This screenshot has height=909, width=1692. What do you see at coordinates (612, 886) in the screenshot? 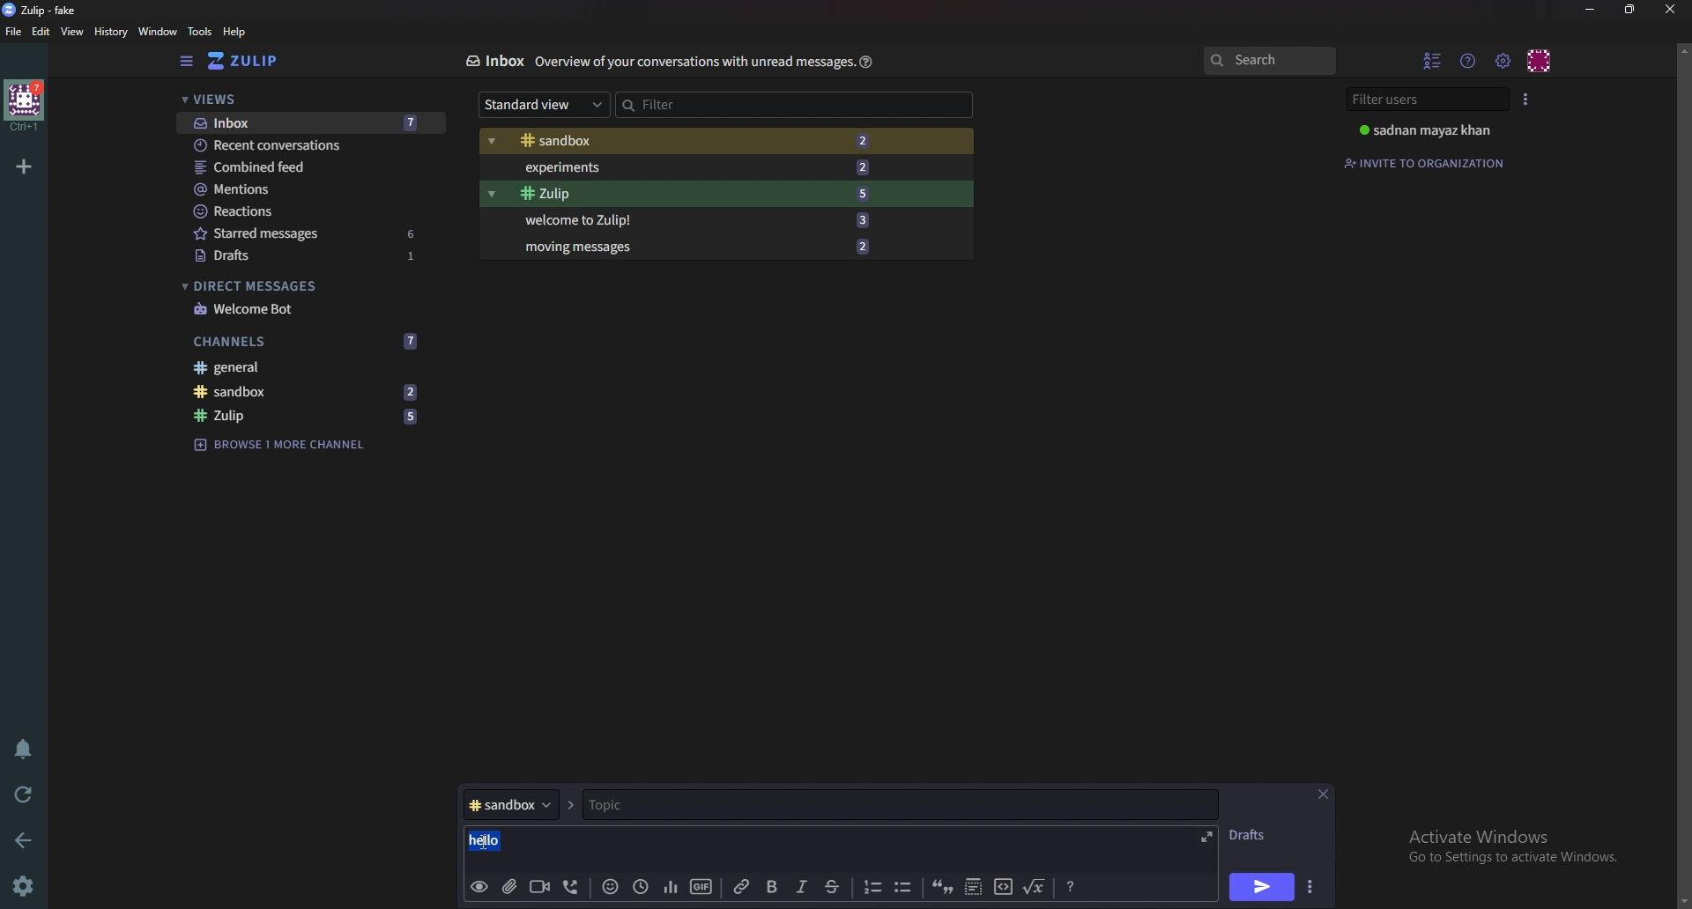
I see `Emoji` at bounding box center [612, 886].